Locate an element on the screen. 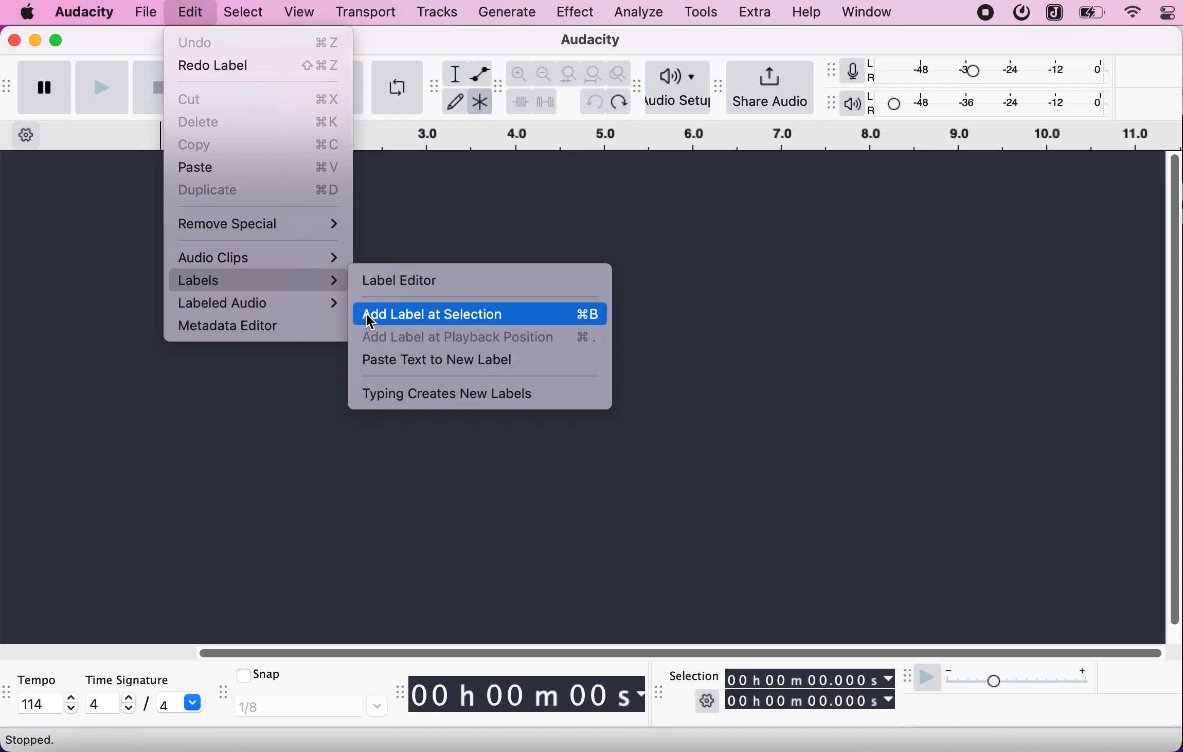  zoom toggle is located at coordinates (618, 75).